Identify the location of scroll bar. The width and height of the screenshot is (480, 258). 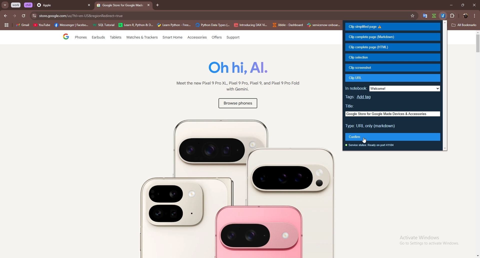
(445, 86).